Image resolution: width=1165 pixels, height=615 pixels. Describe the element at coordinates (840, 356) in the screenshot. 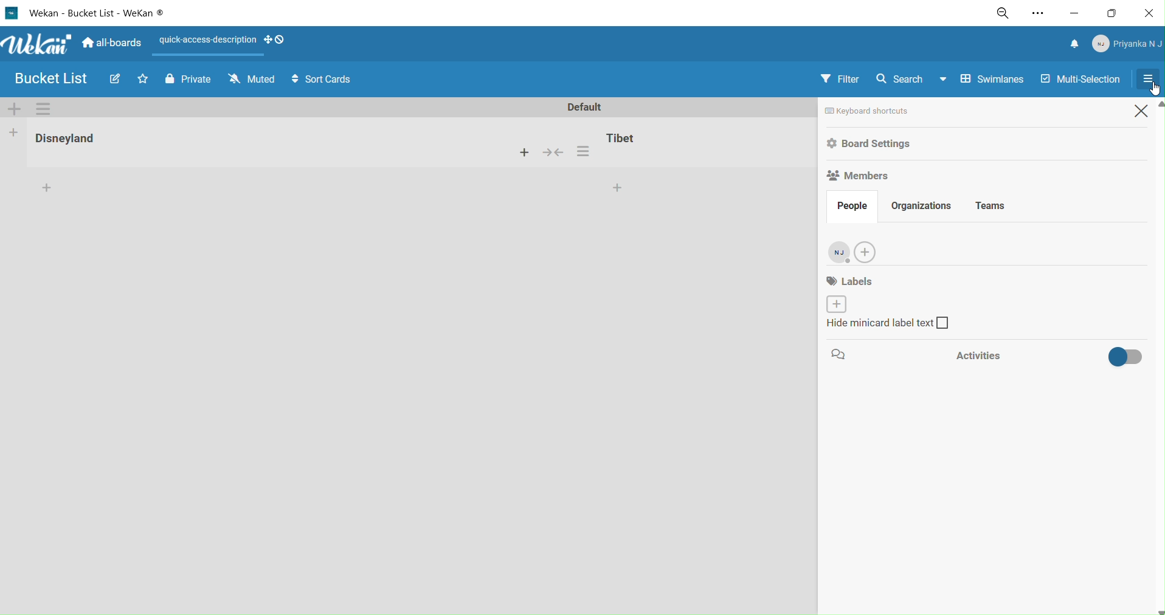

I see `comment` at that location.